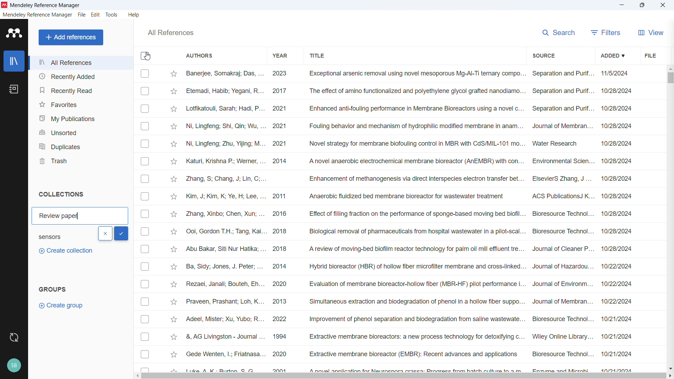  What do you see at coordinates (62, 305) in the screenshot?
I see `Create group ` at bounding box center [62, 305].